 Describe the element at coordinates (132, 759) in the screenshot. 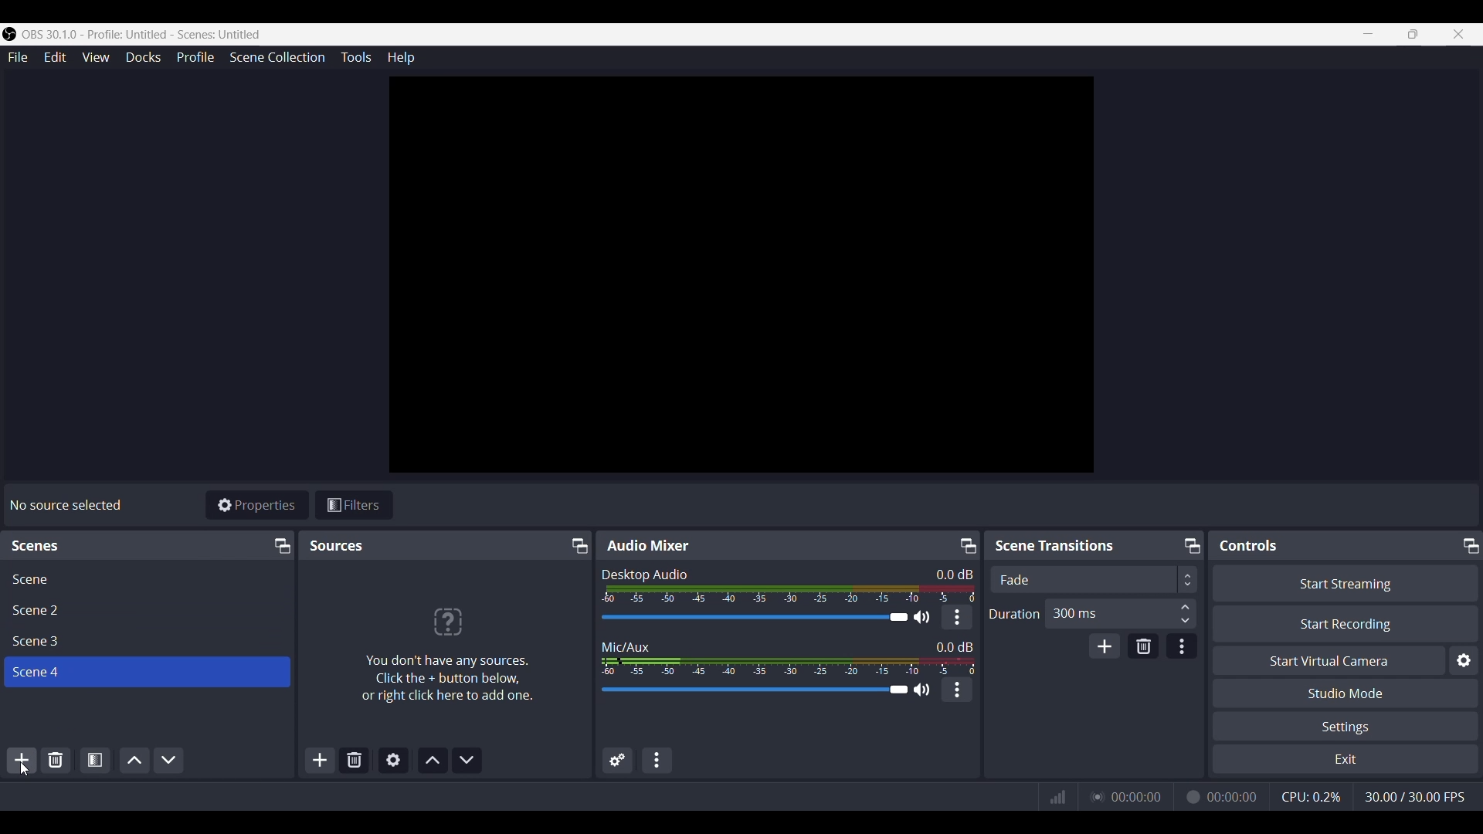

I see `Move scene Up` at that location.